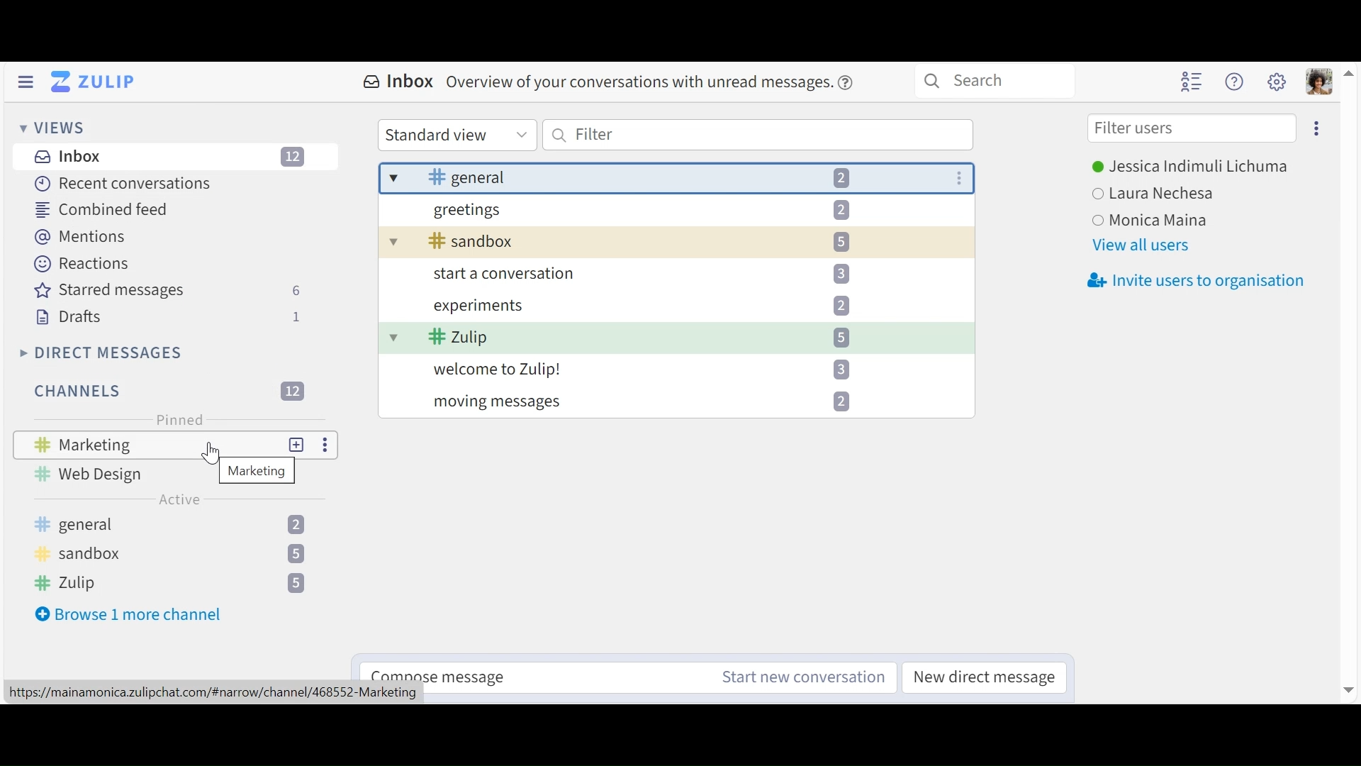 Image resolution: width=1361 pixels, height=766 pixels. What do you see at coordinates (94, 82) in the screenshot?
I see `Go to Home View (inbox)` at bounding box center [94, 82].